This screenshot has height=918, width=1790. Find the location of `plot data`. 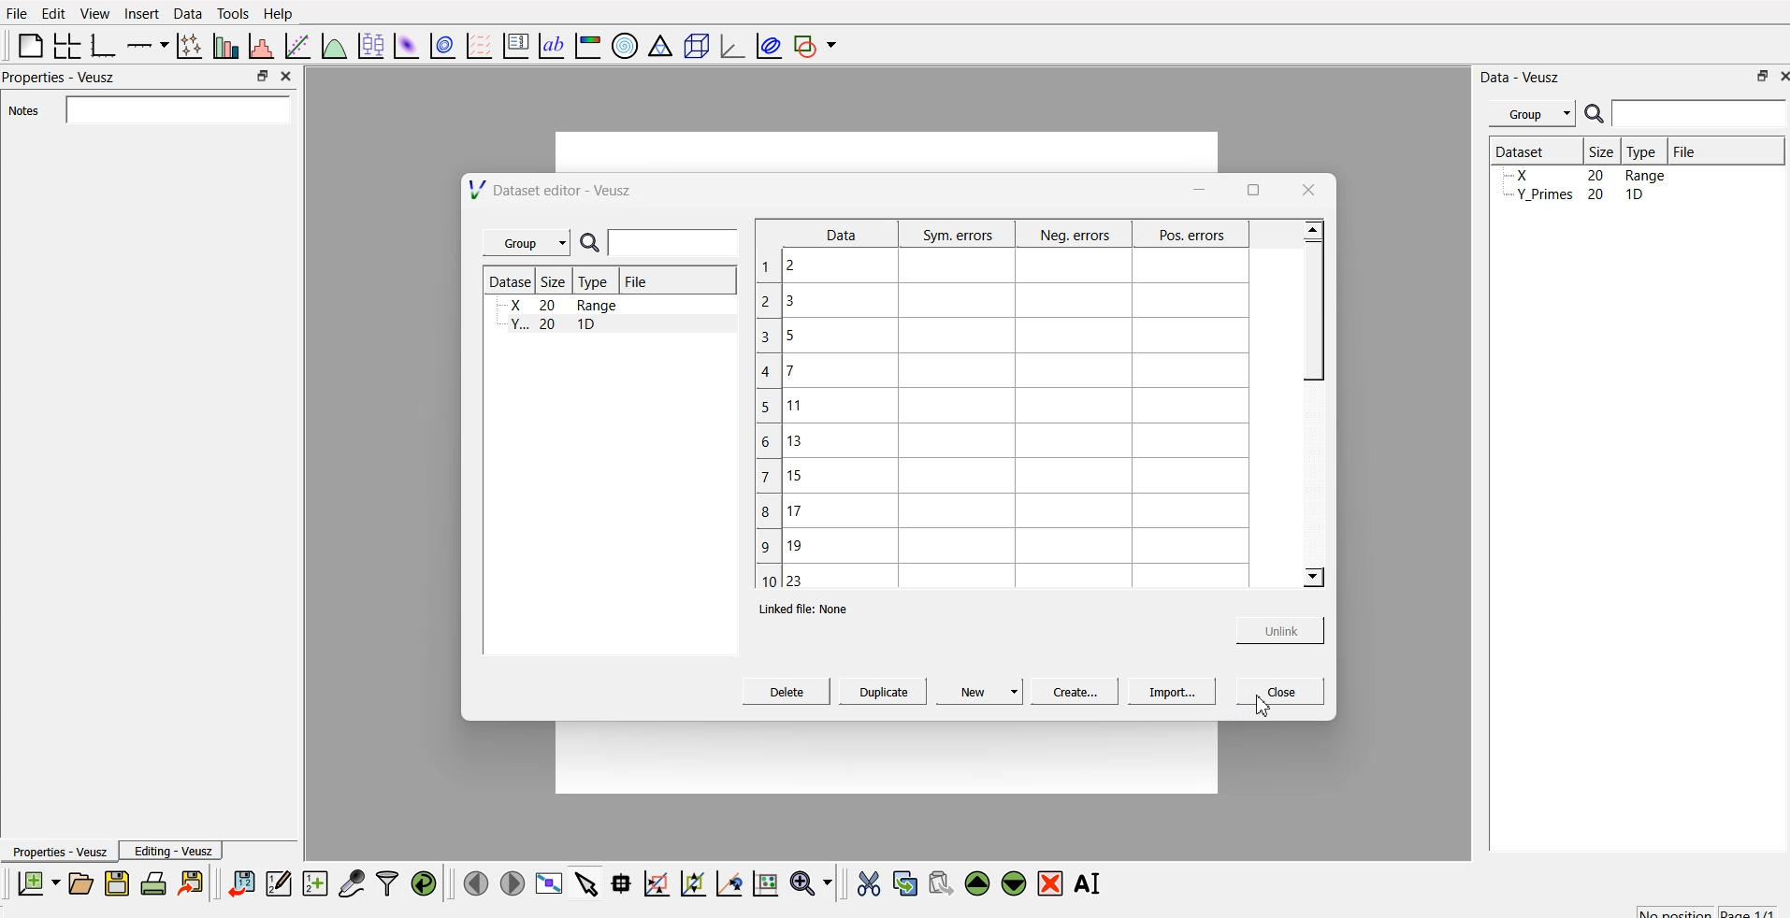

plot data is located at coordinates (444, 44).